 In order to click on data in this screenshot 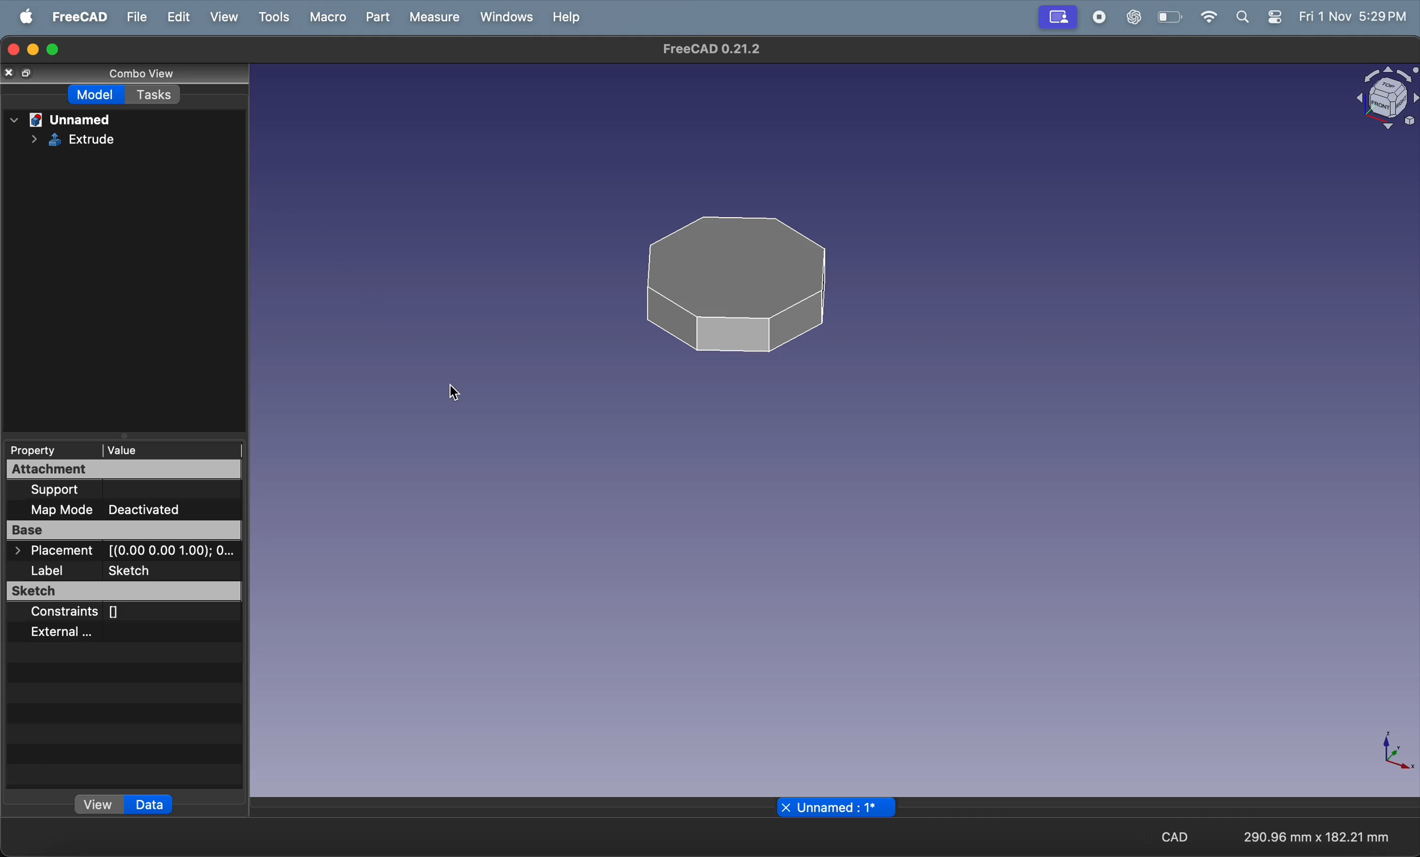, I will do `click(147, 806)`.